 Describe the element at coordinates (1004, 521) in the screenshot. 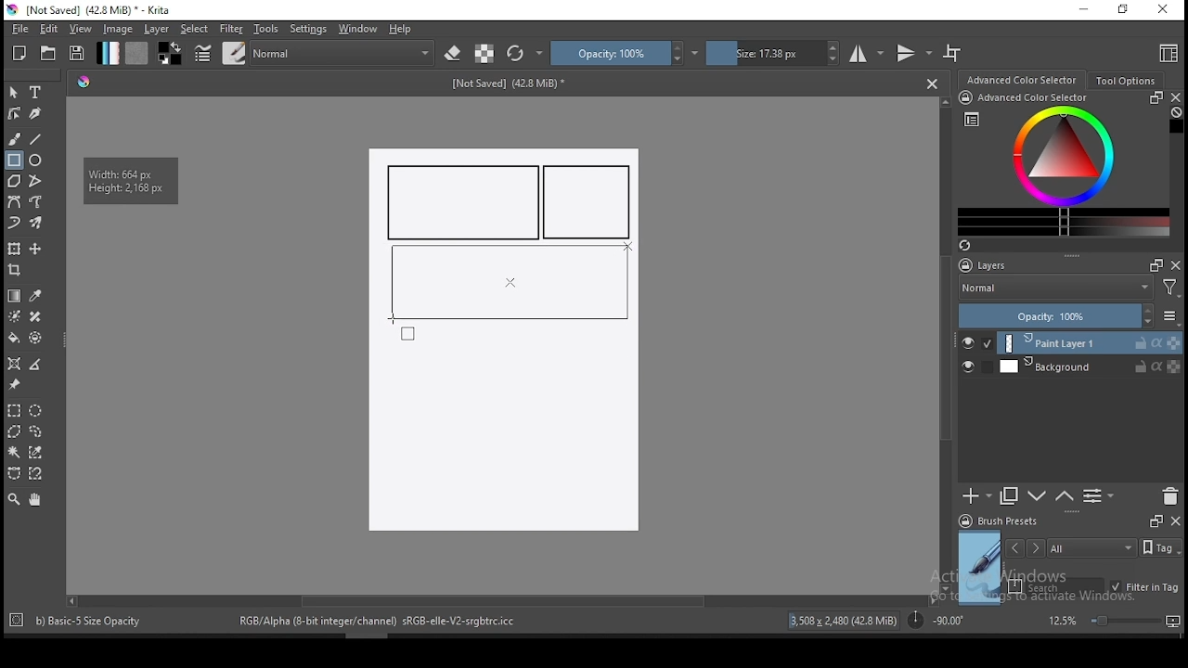

I see `brush presets` at that location.